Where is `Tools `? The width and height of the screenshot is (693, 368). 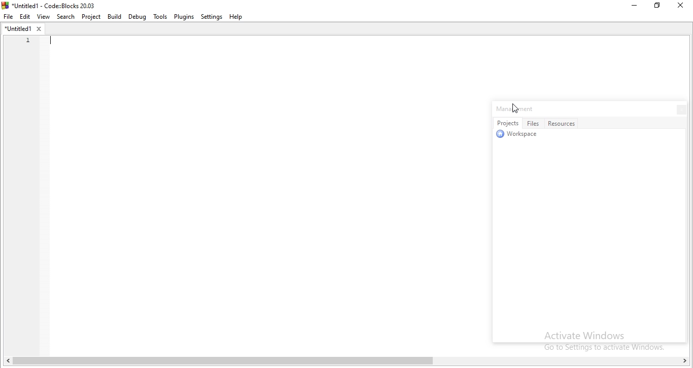 Tools  is located at coordinates (159, 17).